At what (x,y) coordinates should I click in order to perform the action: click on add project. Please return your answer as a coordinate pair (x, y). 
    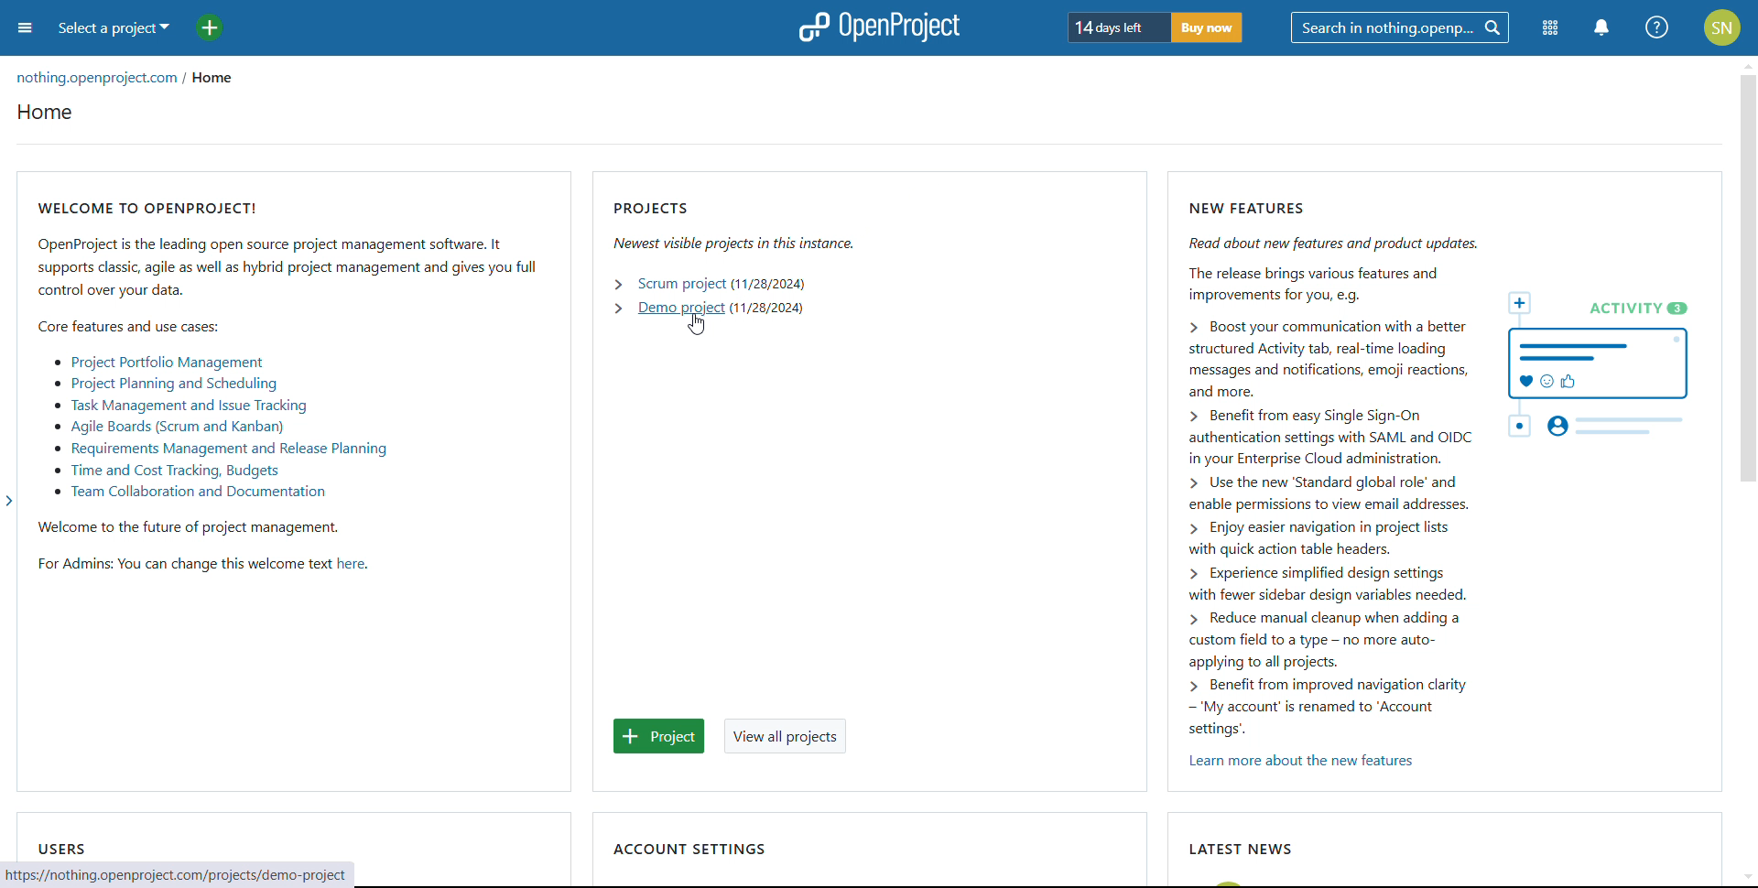
    Looking at the image, I should click on (659, 737).